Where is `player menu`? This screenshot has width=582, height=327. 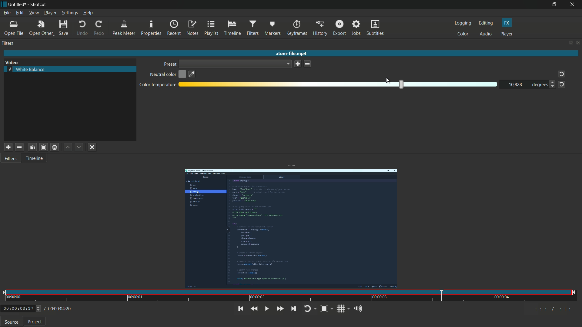
player menu is located at coordinates (50, 13).